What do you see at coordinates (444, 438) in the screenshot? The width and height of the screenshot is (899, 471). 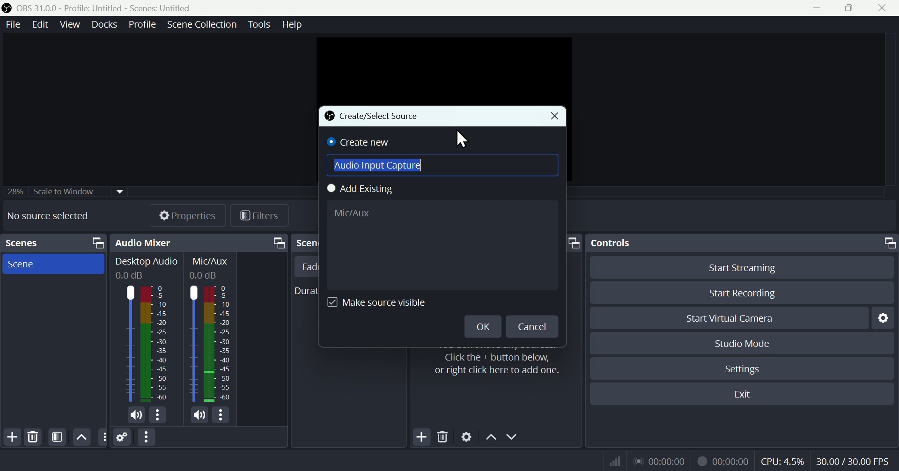 I see `Delete` at bounding box center [444, 438].